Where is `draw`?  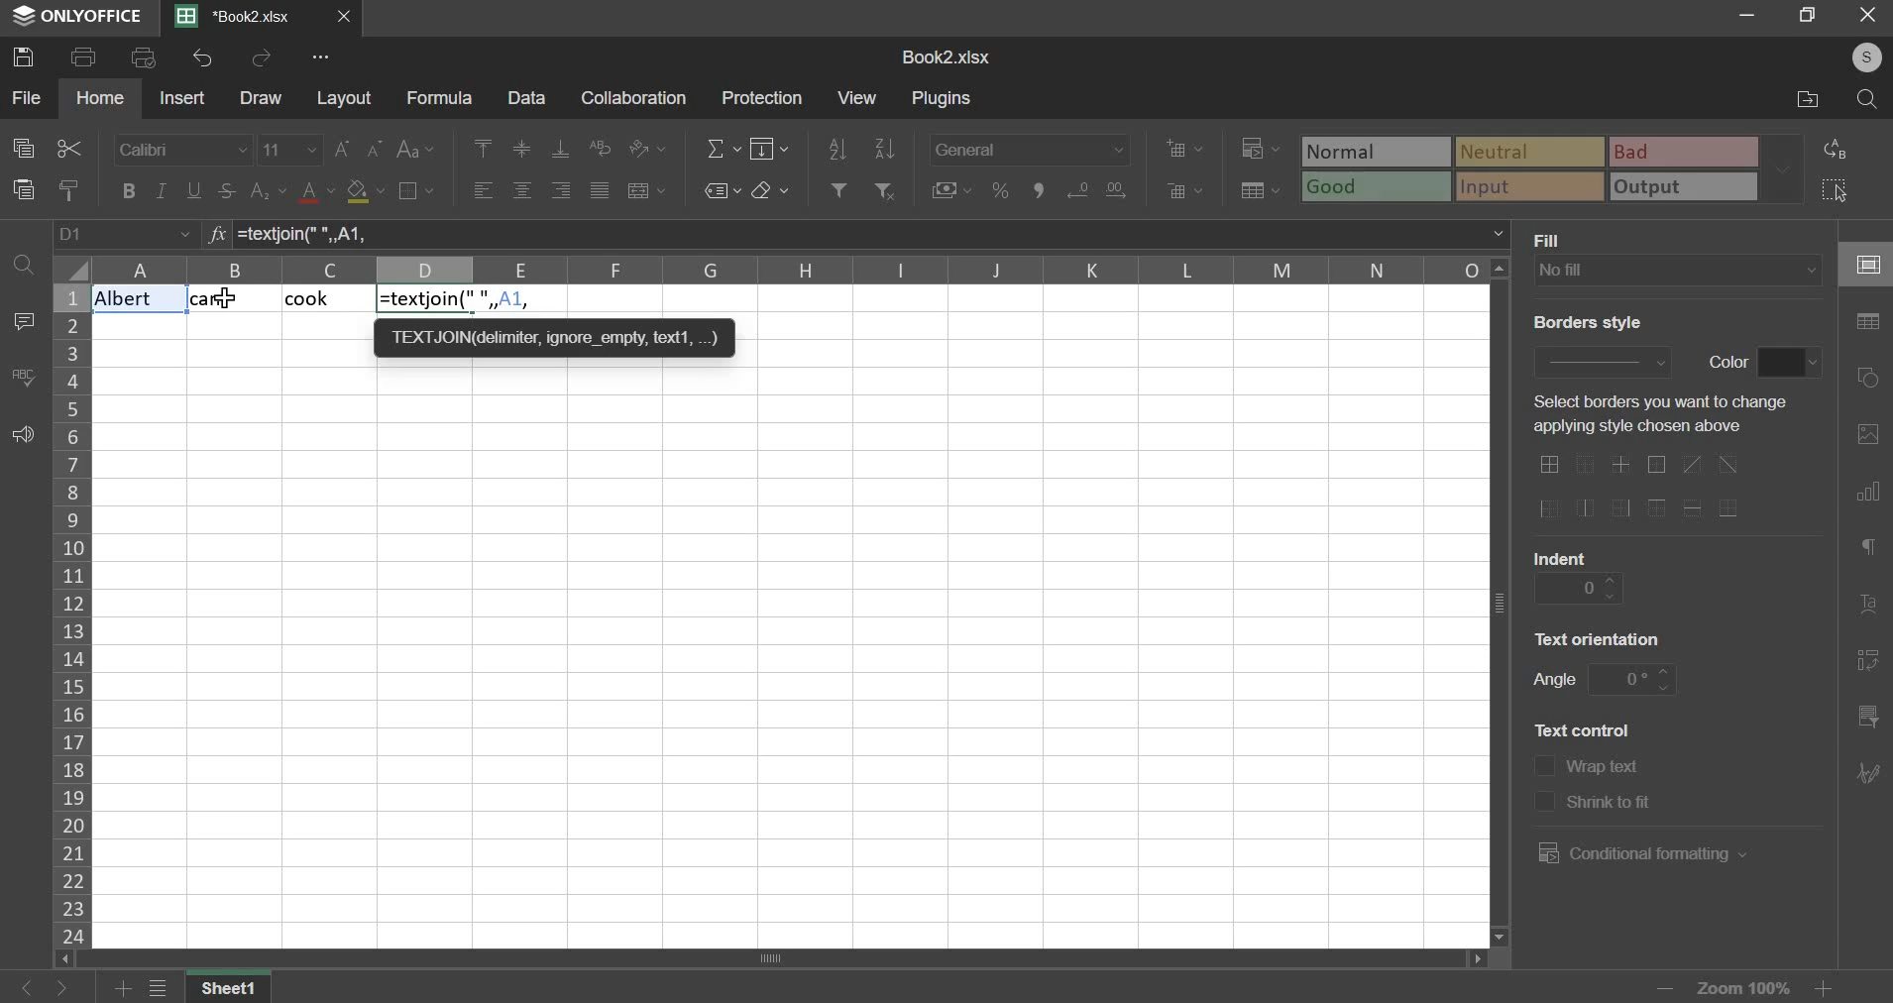
draw is located at coordinates (262, 99).